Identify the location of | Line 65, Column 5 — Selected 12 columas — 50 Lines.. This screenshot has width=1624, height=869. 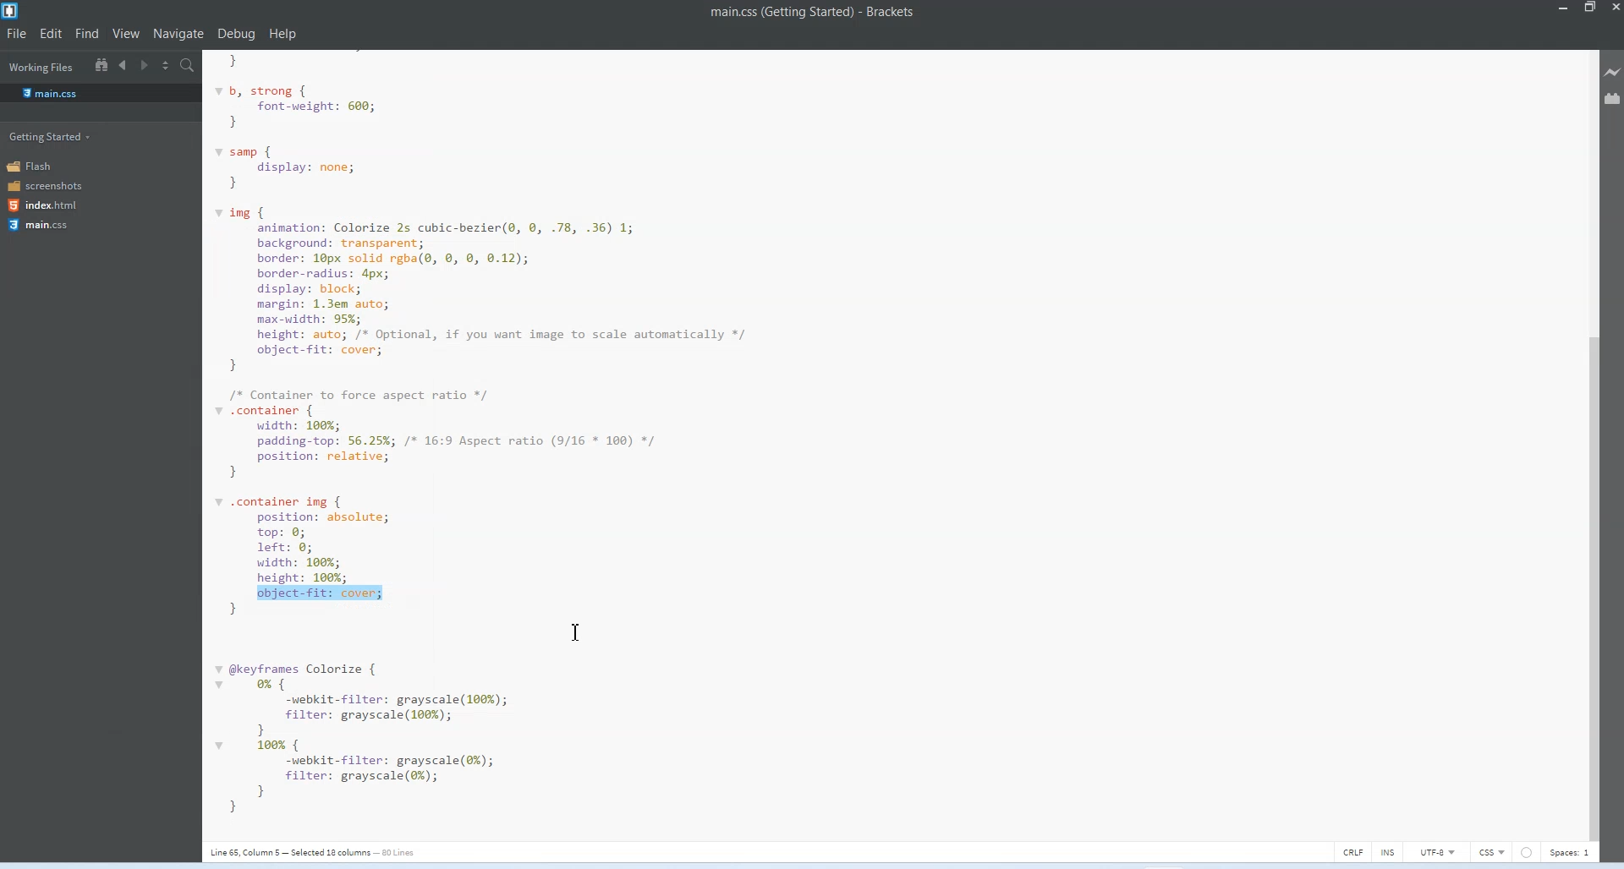
(326, 852).